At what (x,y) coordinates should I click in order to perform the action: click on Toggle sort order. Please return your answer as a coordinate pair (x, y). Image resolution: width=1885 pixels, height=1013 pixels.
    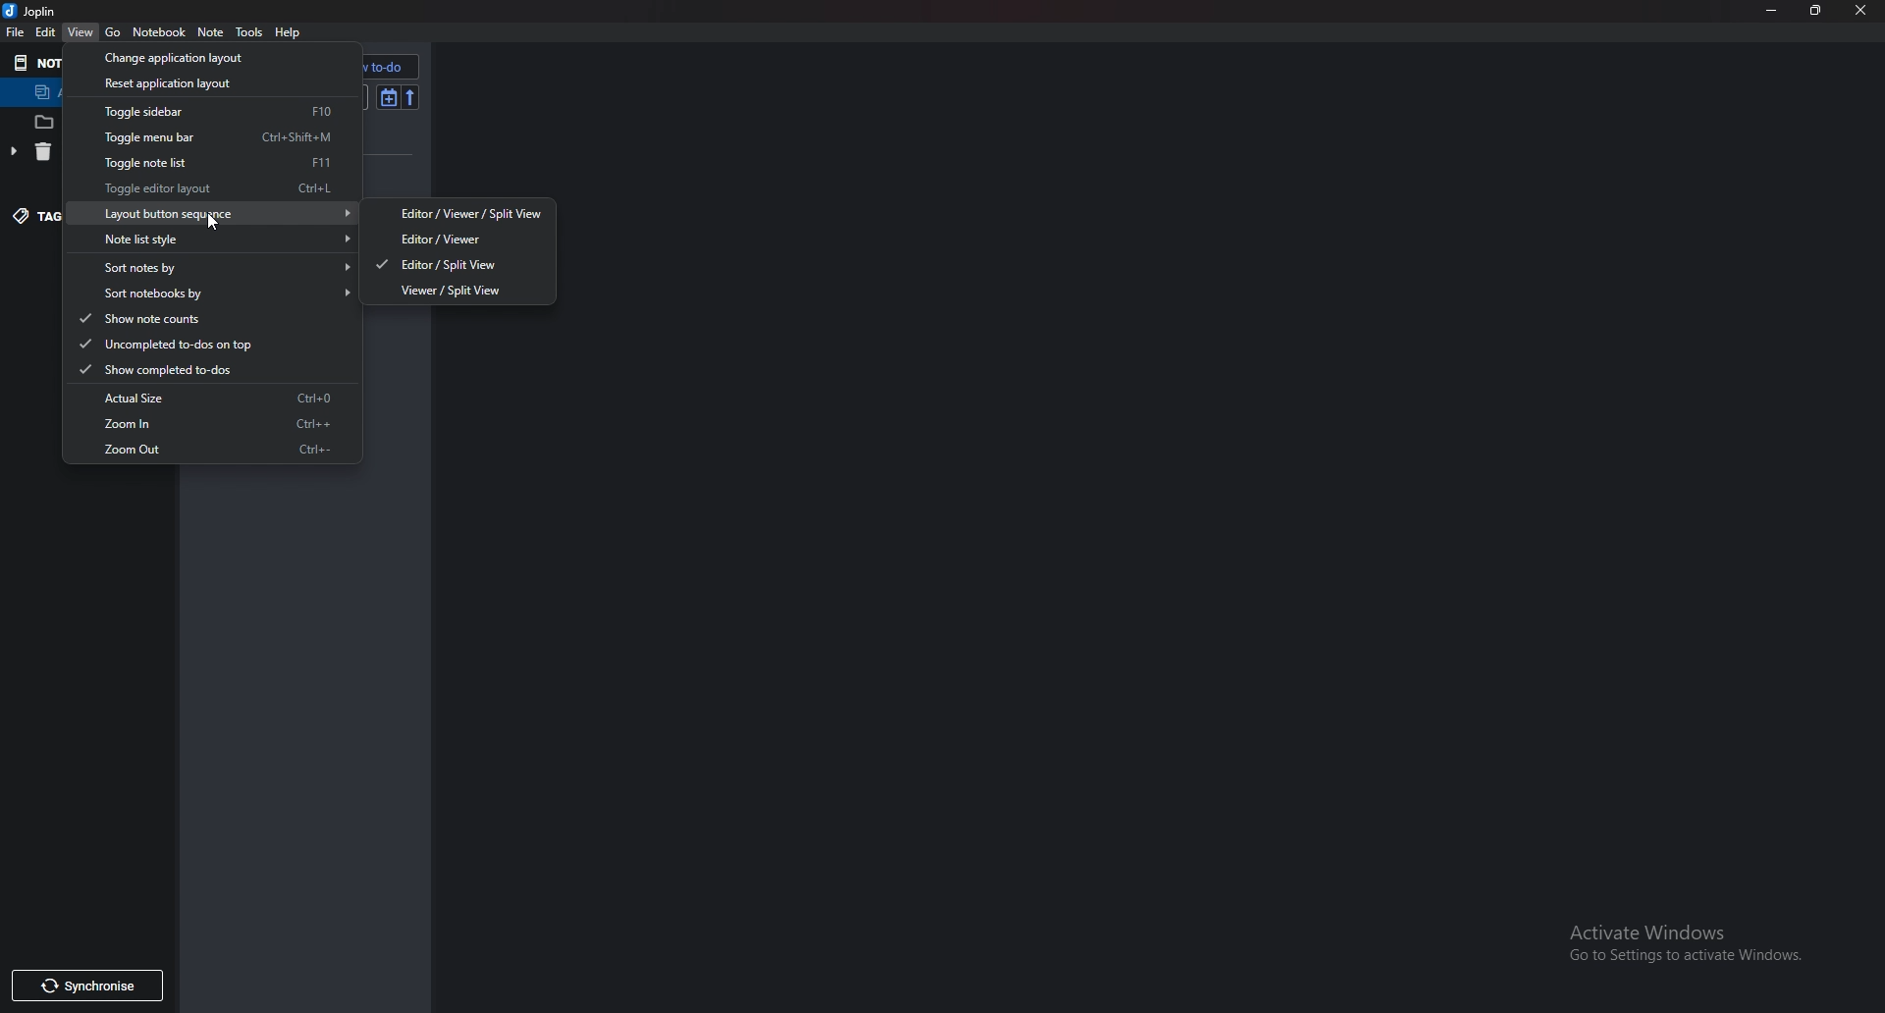
    Looking at the image, I should click on (389, 99).